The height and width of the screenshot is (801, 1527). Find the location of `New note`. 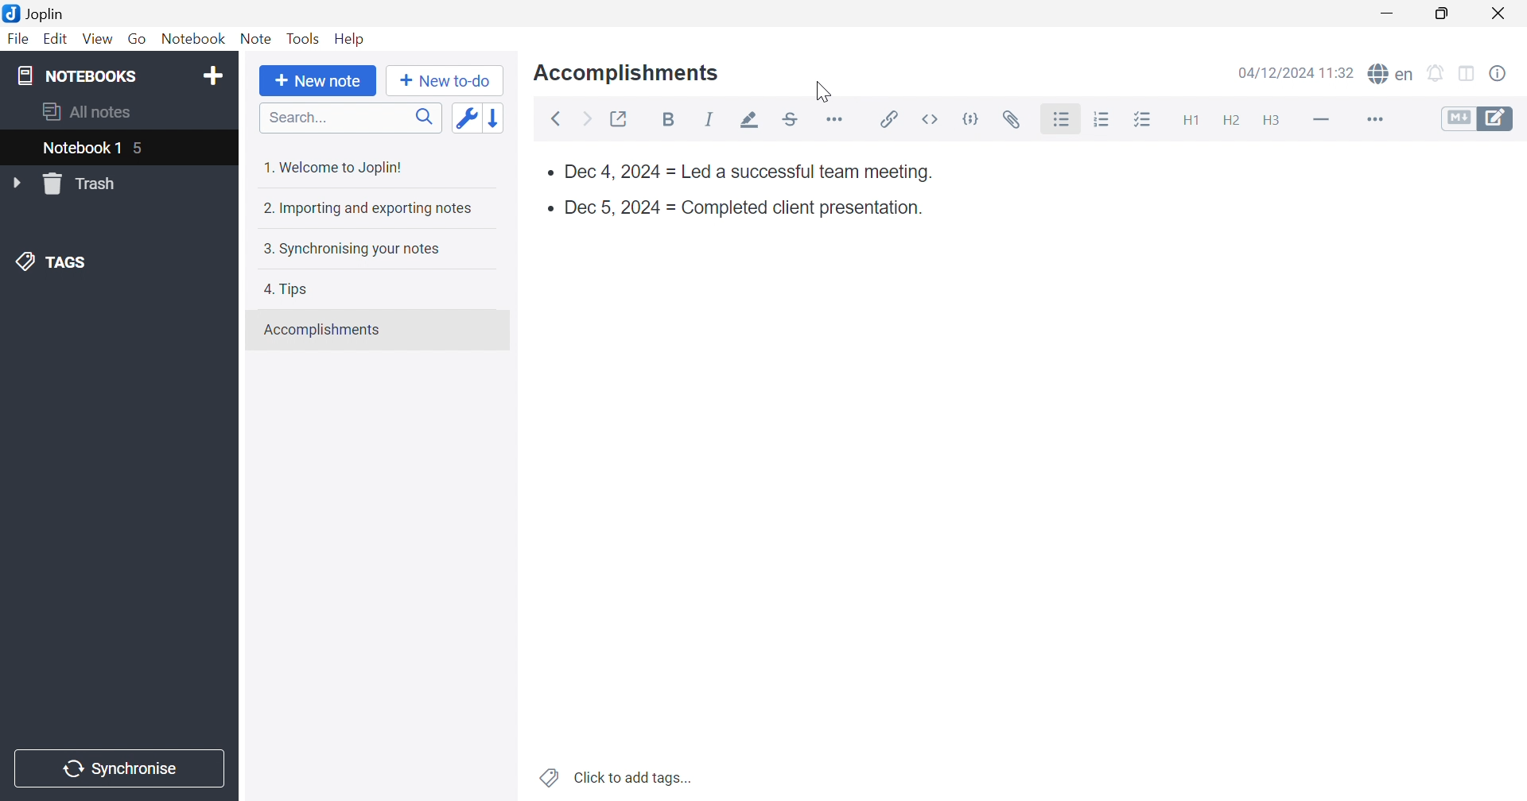

New note is located at coordinates (319, 81).